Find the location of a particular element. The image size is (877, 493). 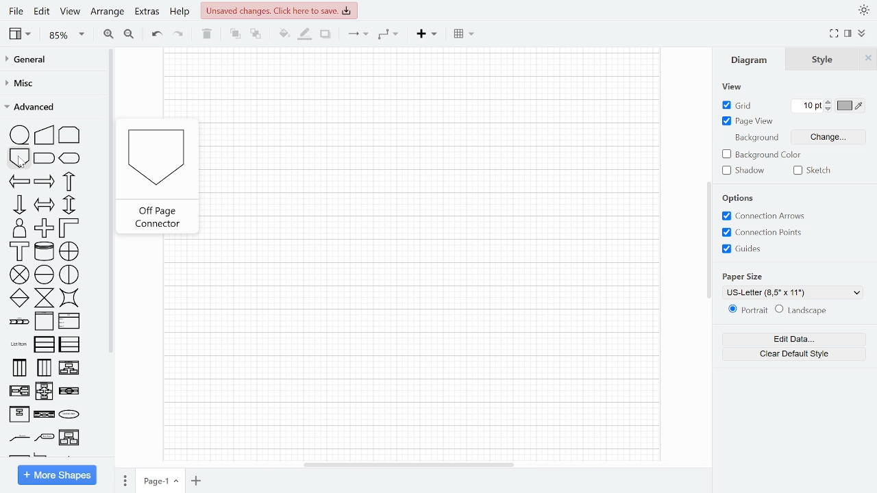

Grid color is located at coordinates (851, 105).